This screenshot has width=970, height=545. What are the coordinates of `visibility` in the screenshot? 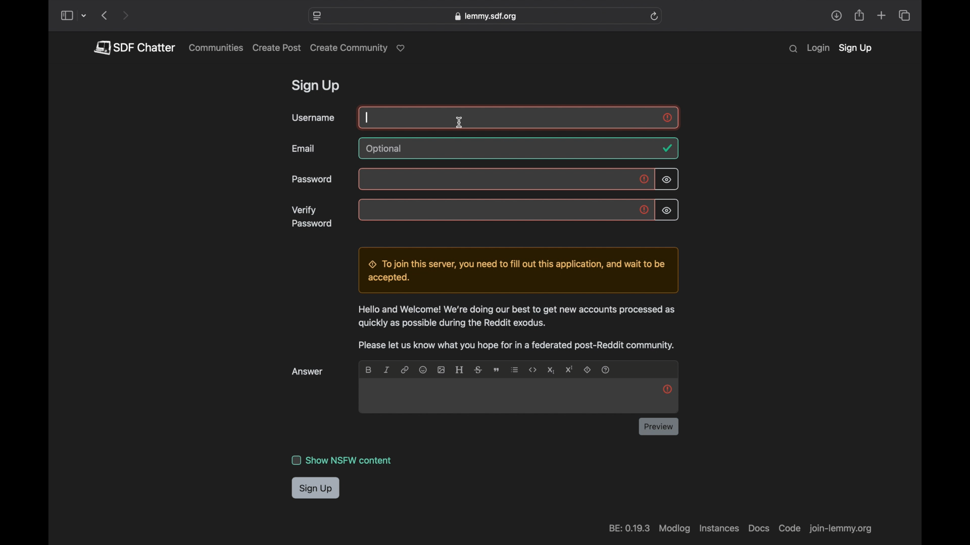 It's located at (667, 180).